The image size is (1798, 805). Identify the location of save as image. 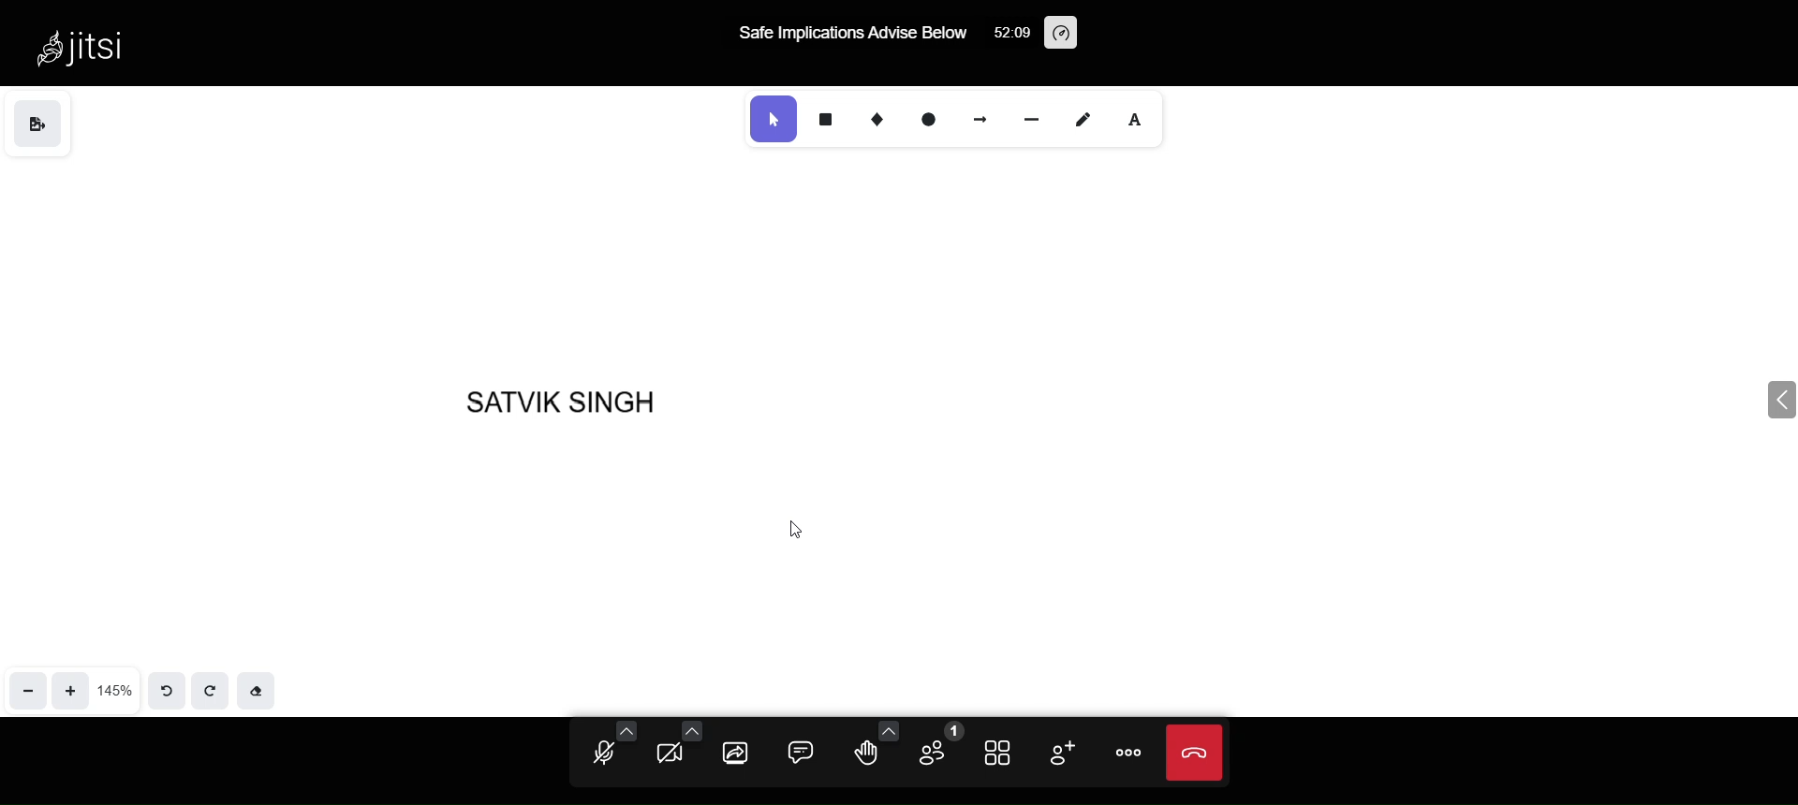
(38, 124).